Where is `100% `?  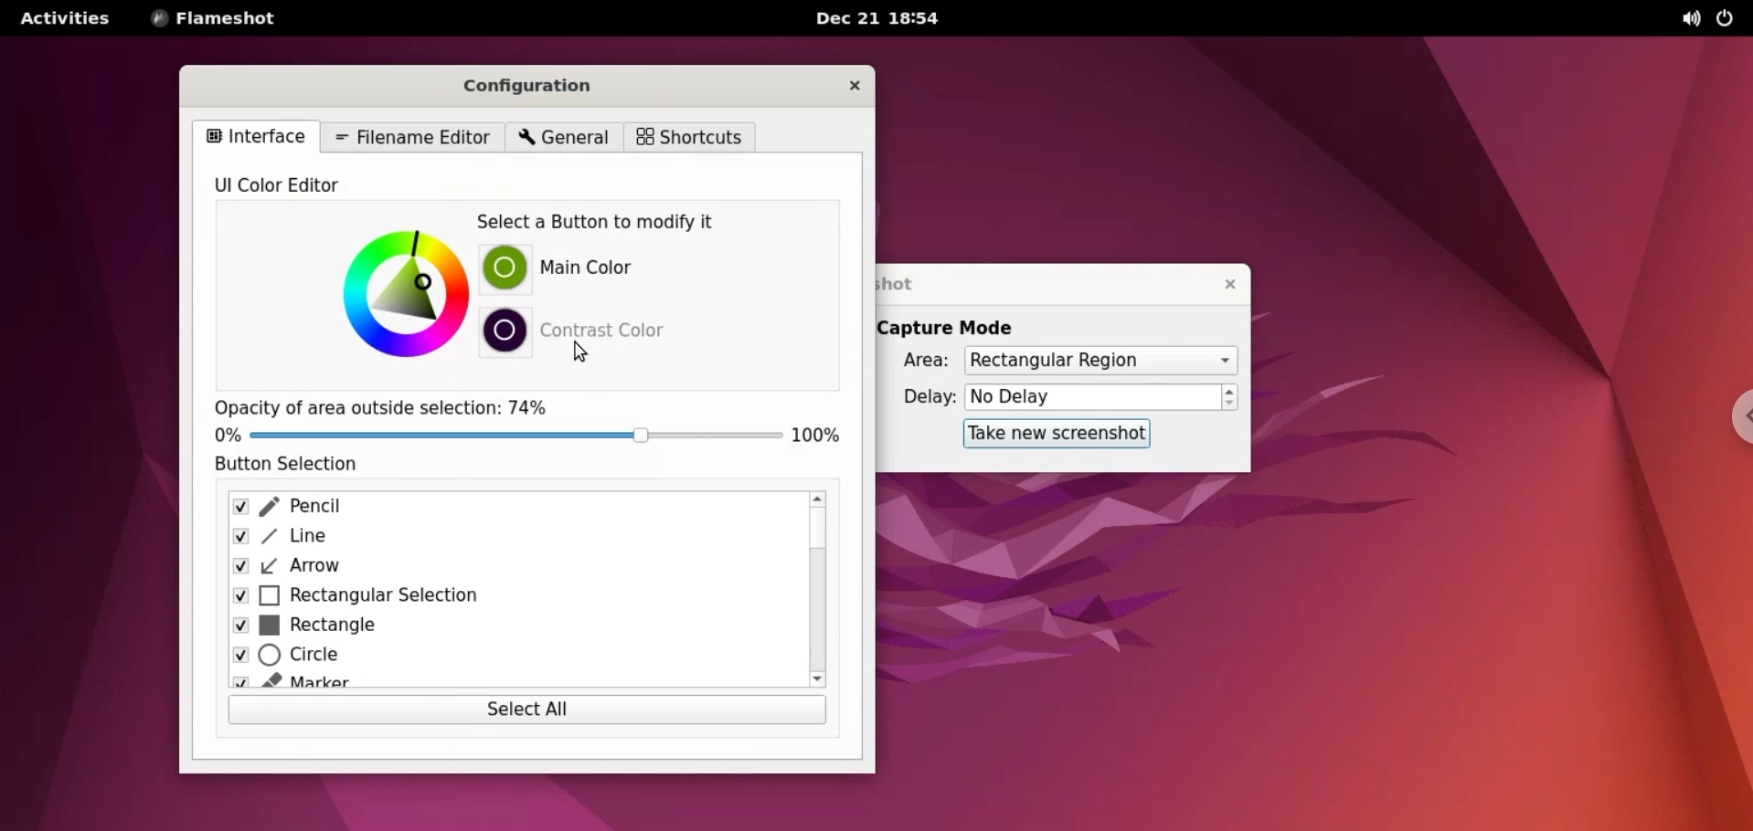
100%  is located at coordinates (820, 436).